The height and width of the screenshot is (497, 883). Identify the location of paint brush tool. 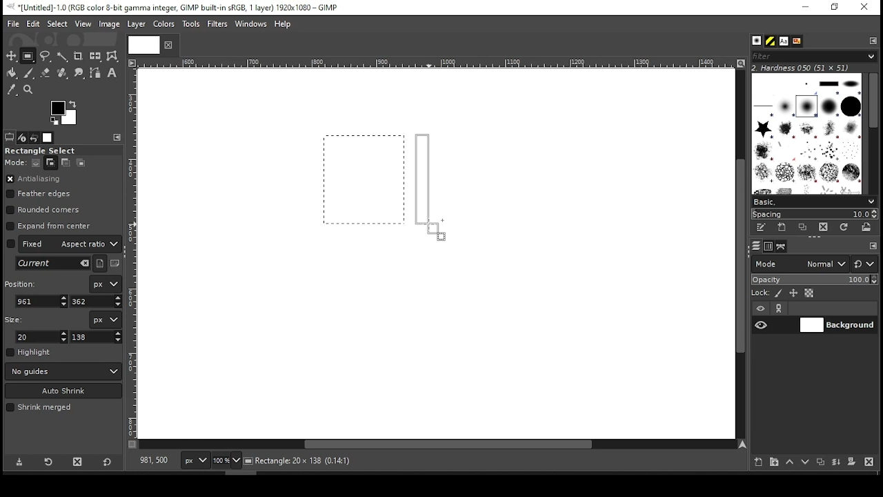
(29, 72).